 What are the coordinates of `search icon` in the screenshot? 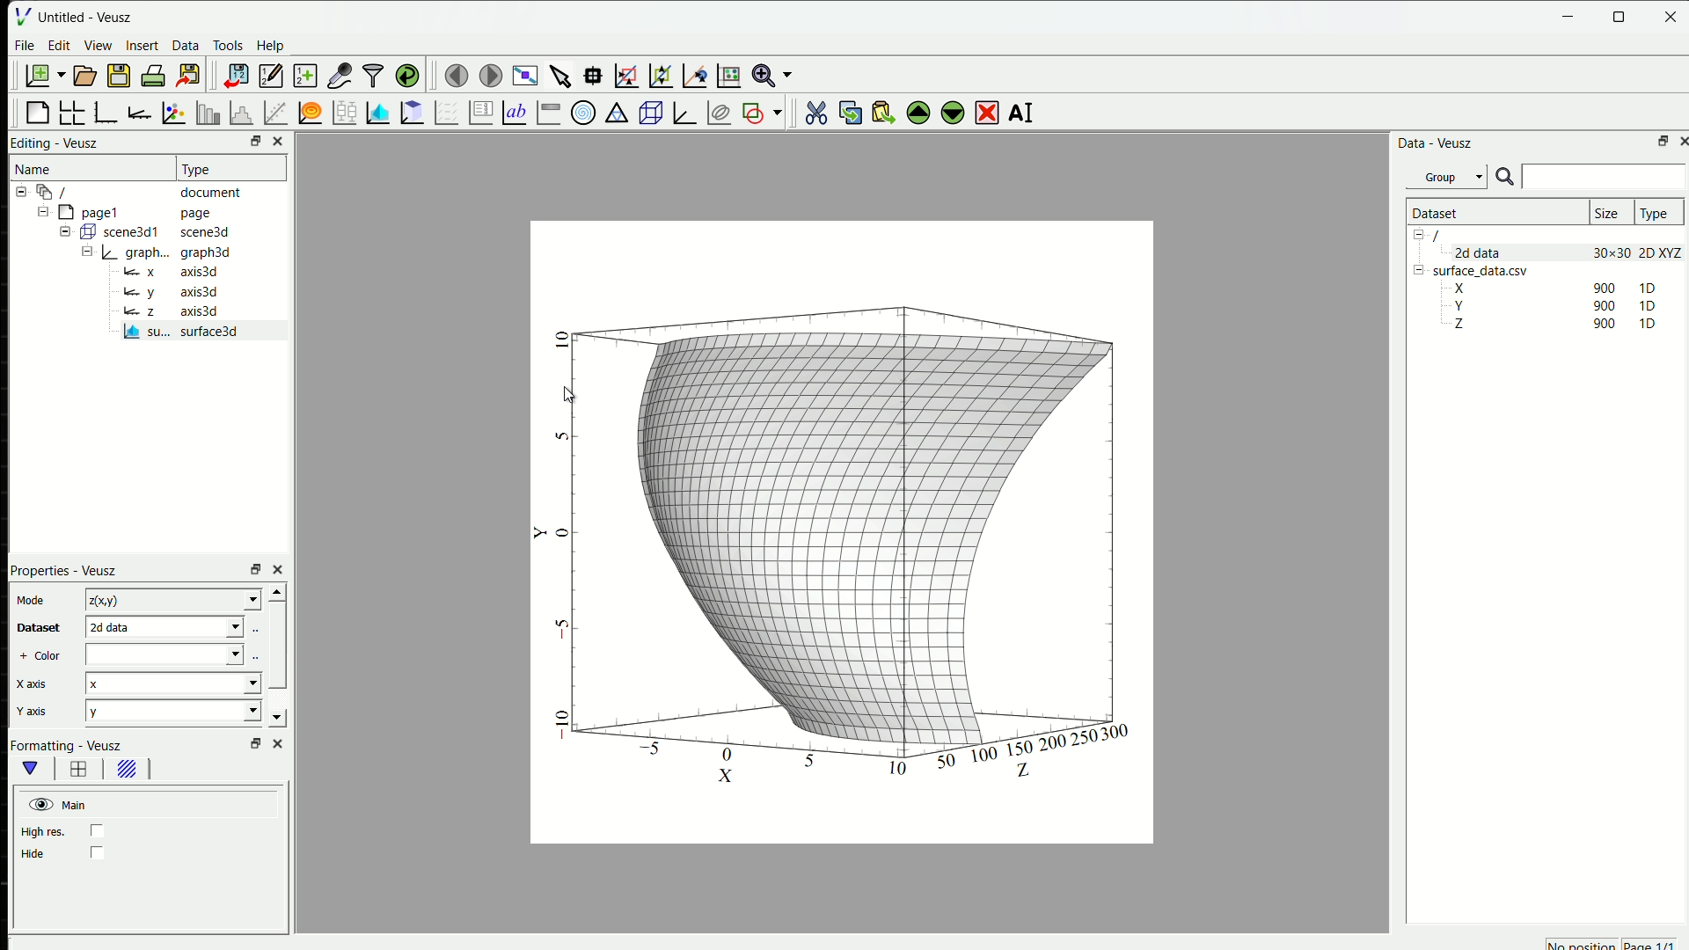 It's located at (1504, 177).